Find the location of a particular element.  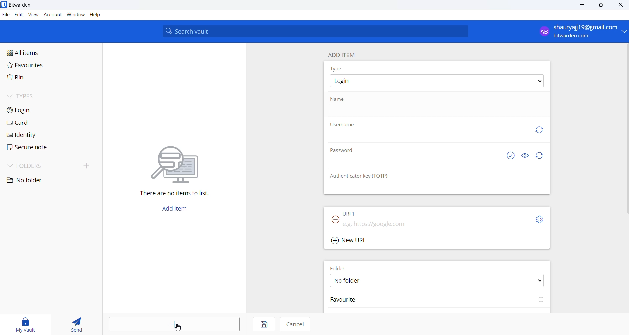

generate password is located at coordinates (541, 156).